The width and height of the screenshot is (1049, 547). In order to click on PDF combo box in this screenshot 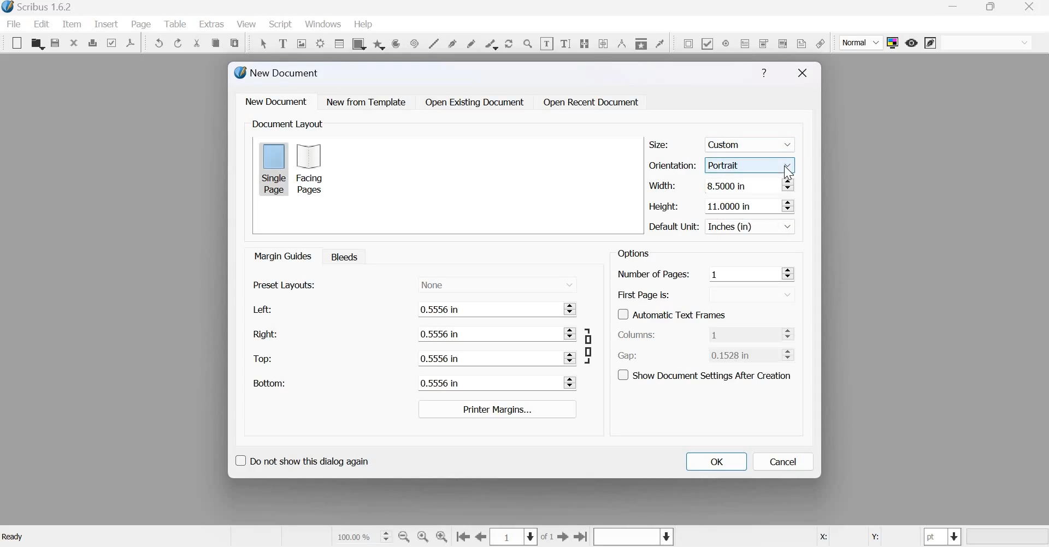, I will do `click(763, 43)`.